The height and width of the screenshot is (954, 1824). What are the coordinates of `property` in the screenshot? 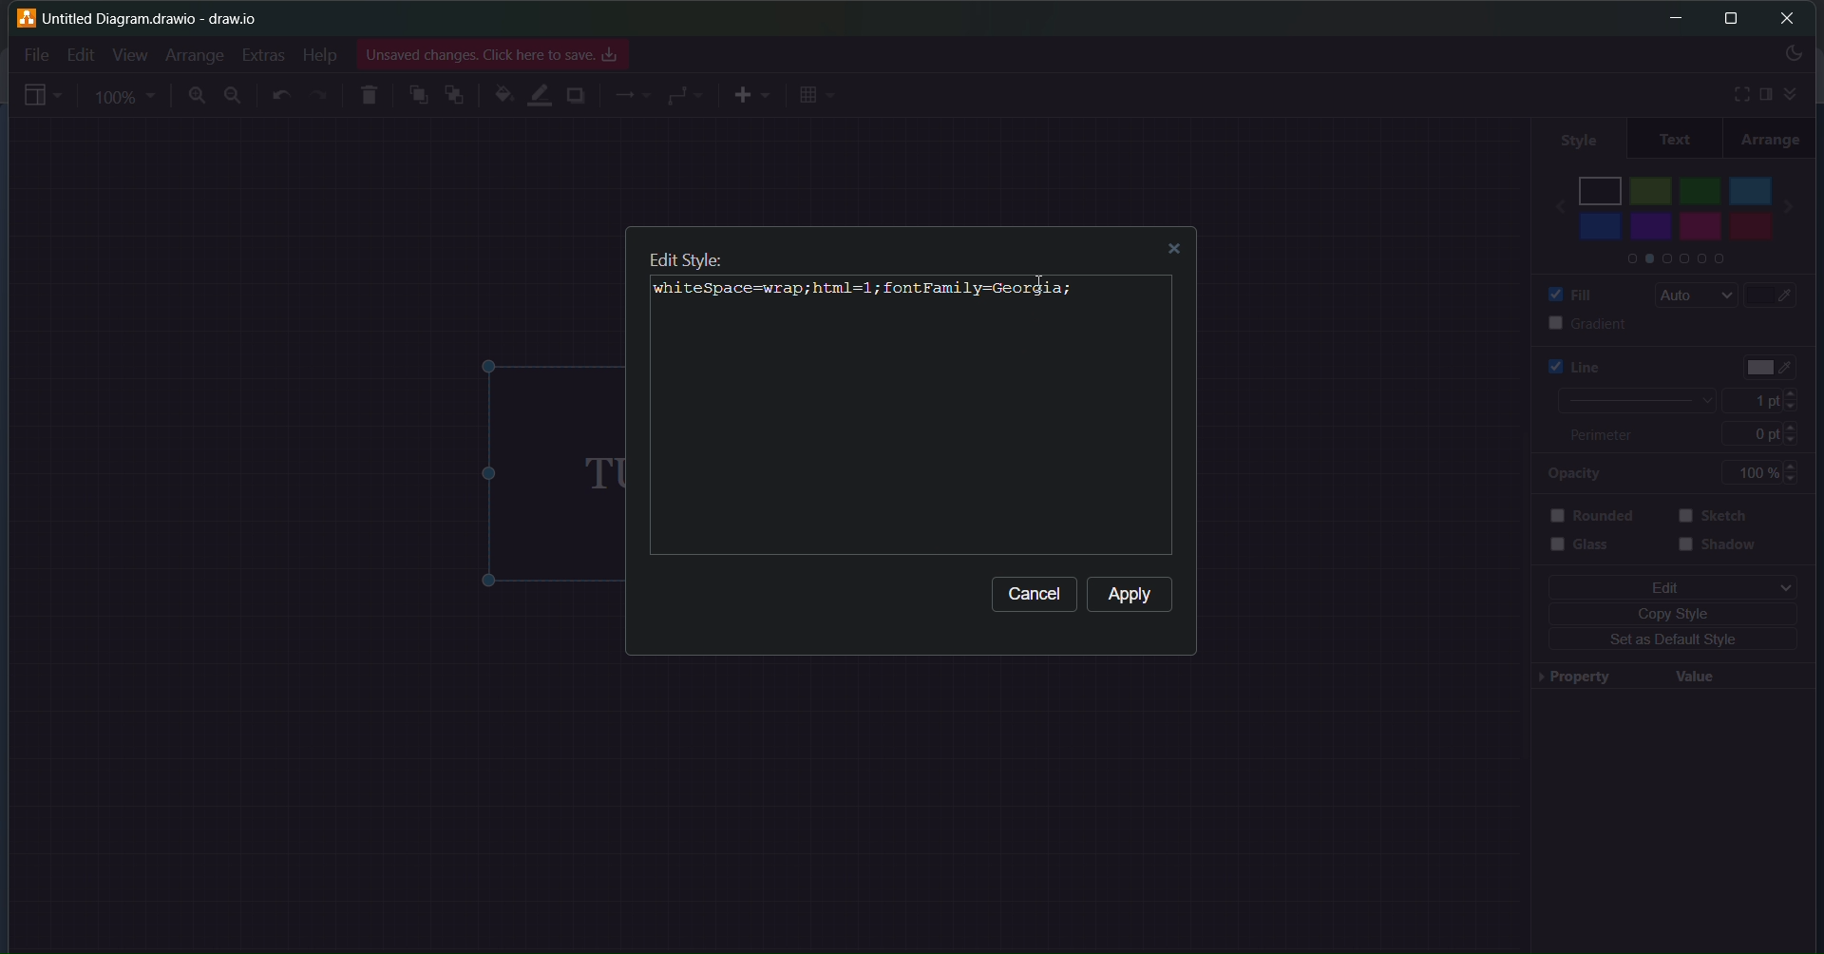 It's located at (1570, 679).